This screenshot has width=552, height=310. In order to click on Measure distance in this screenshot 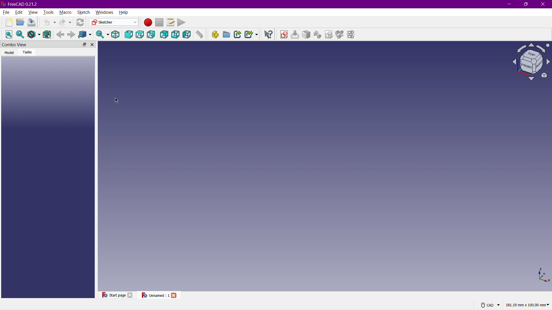, I will do `click(200, 34)`.